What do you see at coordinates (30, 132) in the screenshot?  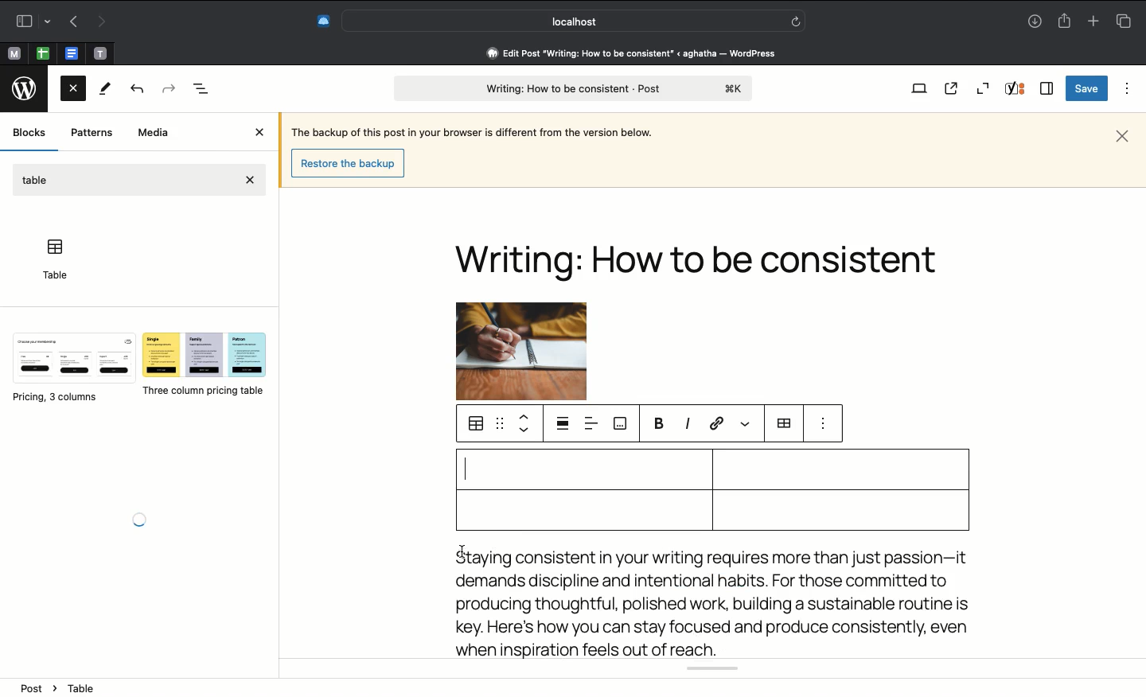 I see `Blocks` at bounding box center [30, 132].